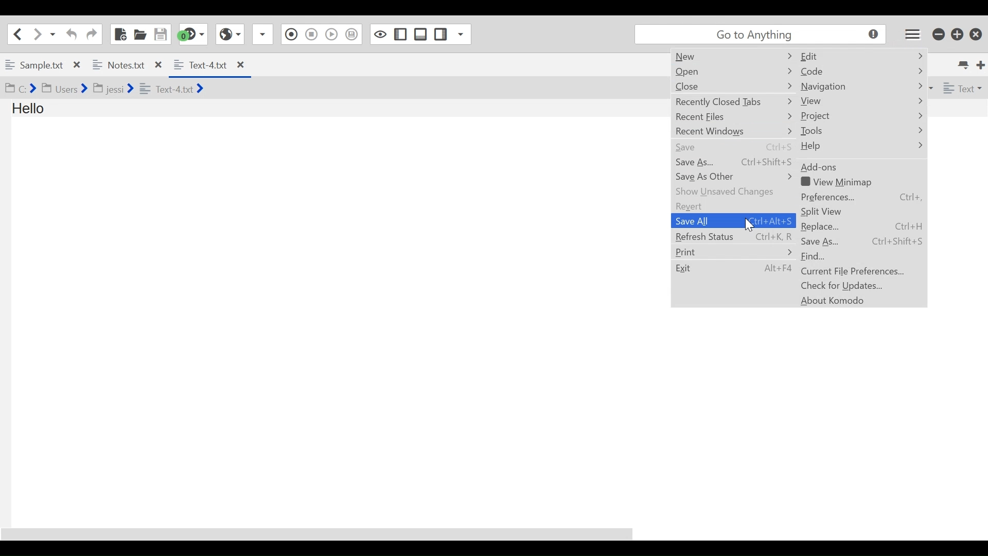 The image size is (988, 556). What do you see at coordinates (20, 34) in the screenshot?
I see `Go back one location` at bounding box center [20, 34].